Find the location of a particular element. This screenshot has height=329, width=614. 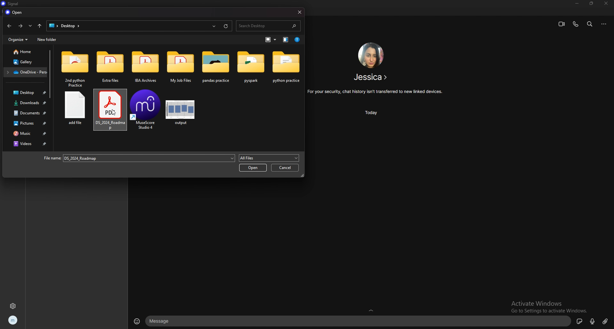

desktop is located at coordinates (26, 92).